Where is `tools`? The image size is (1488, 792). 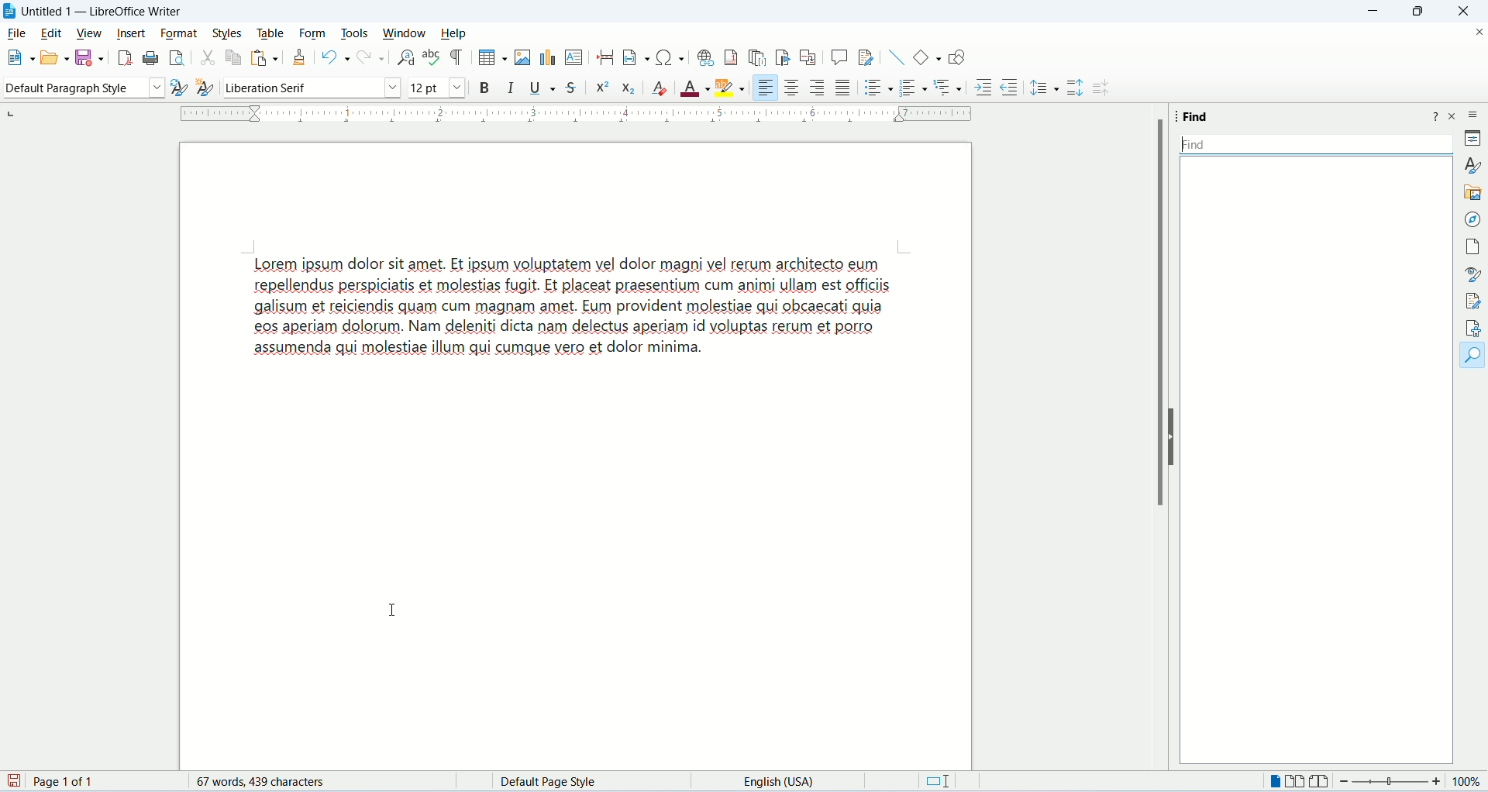 tools is located at coordinates (355, 33).